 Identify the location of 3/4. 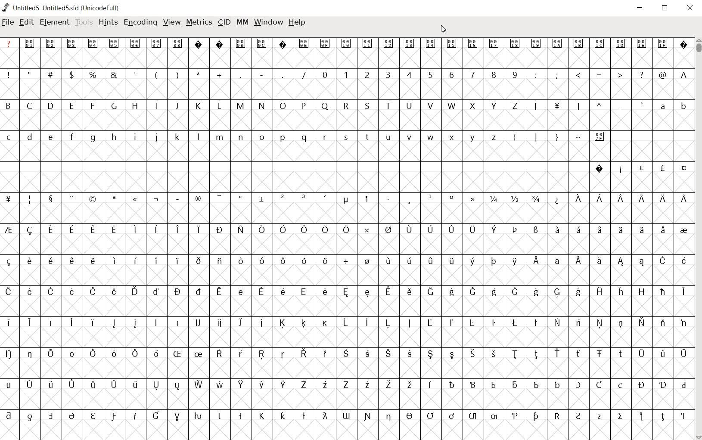
(535, 198).